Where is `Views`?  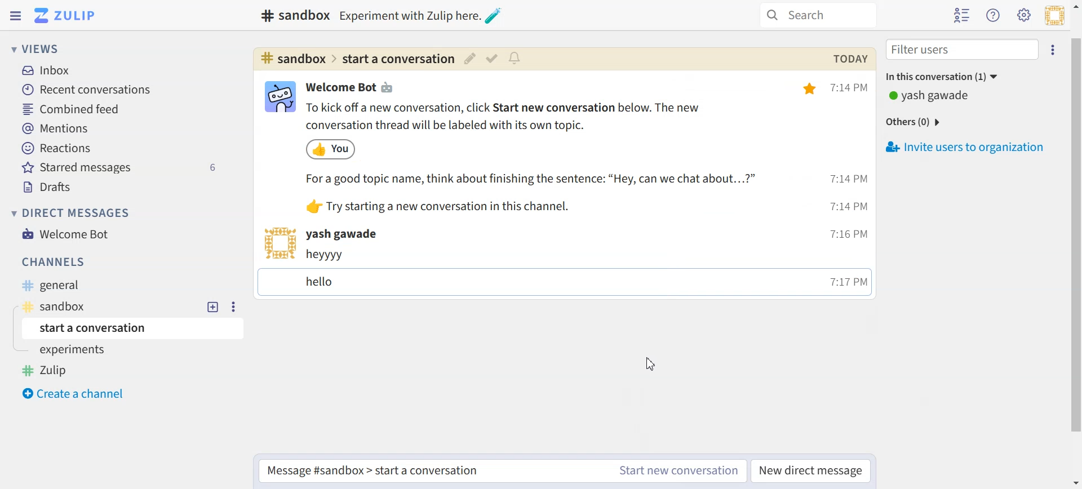
Views is located at coordinates (39, 48).